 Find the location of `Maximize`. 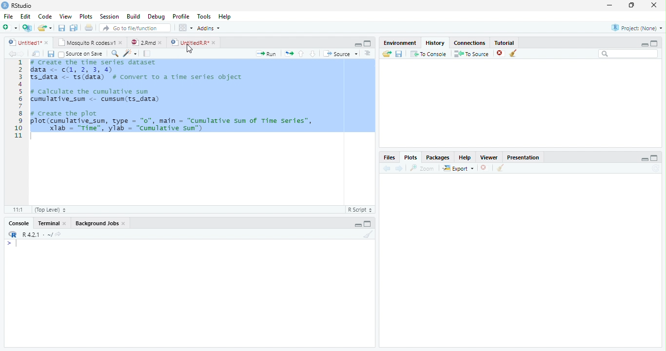

Maximize is located at coordinates (369, 224).